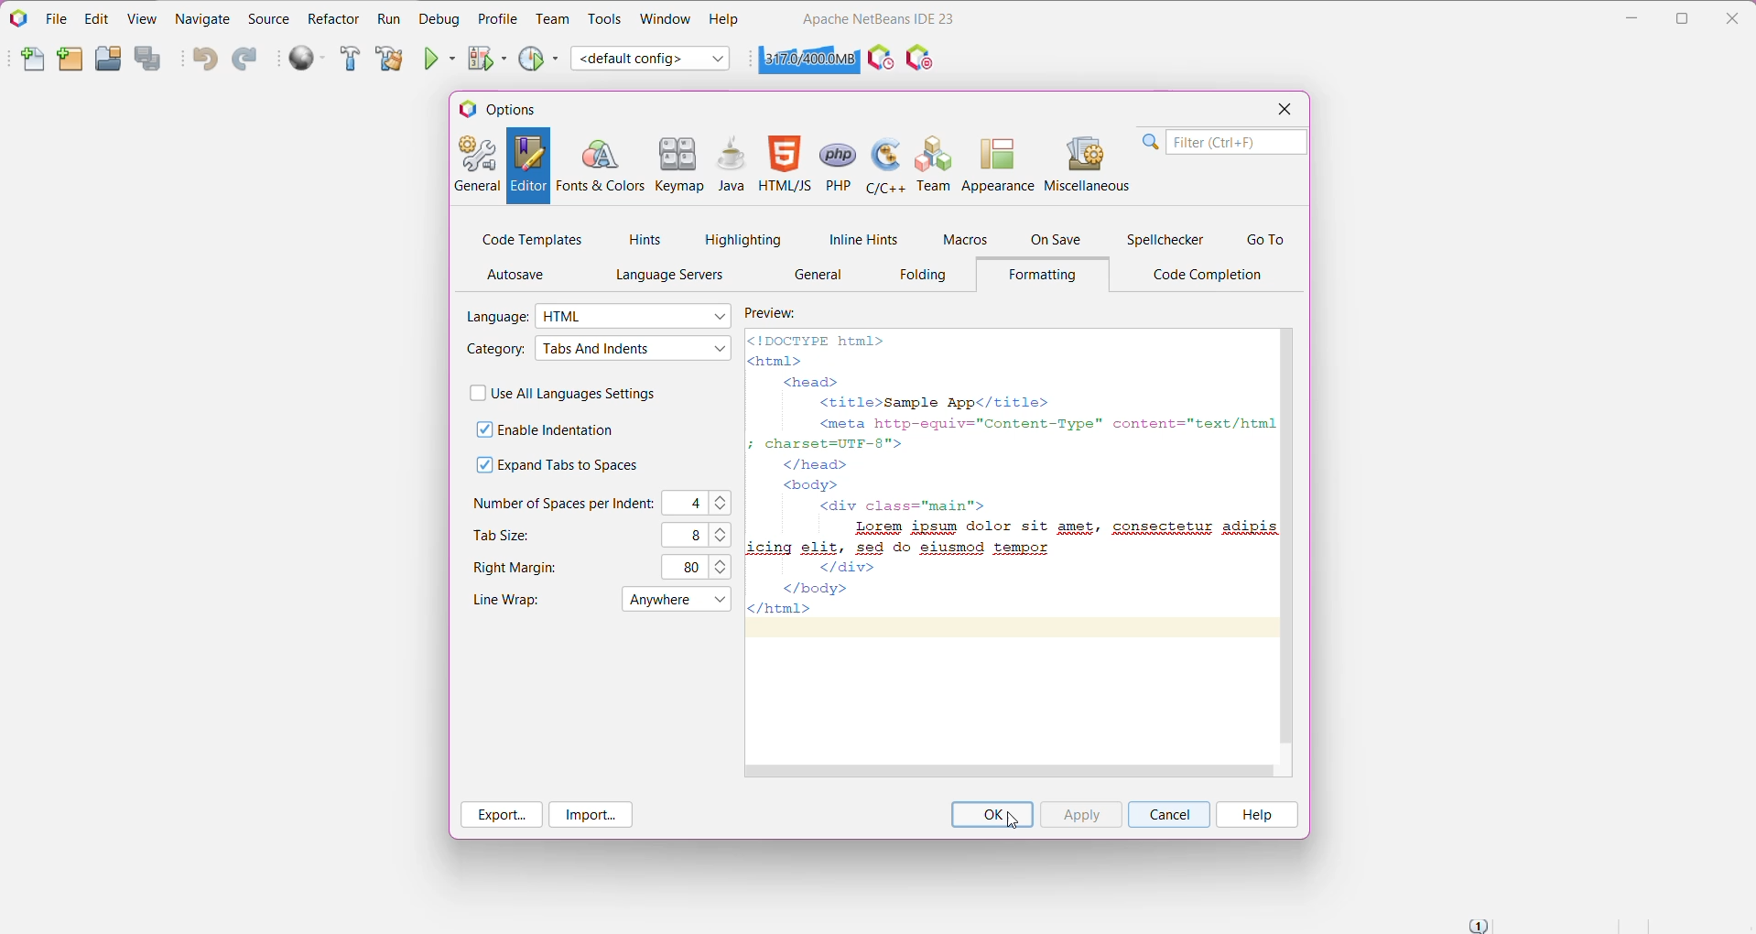 The image size is (1756, 934). Describe the element at coordinates (481, 429) in the screenshot. I see `check box` at that location.